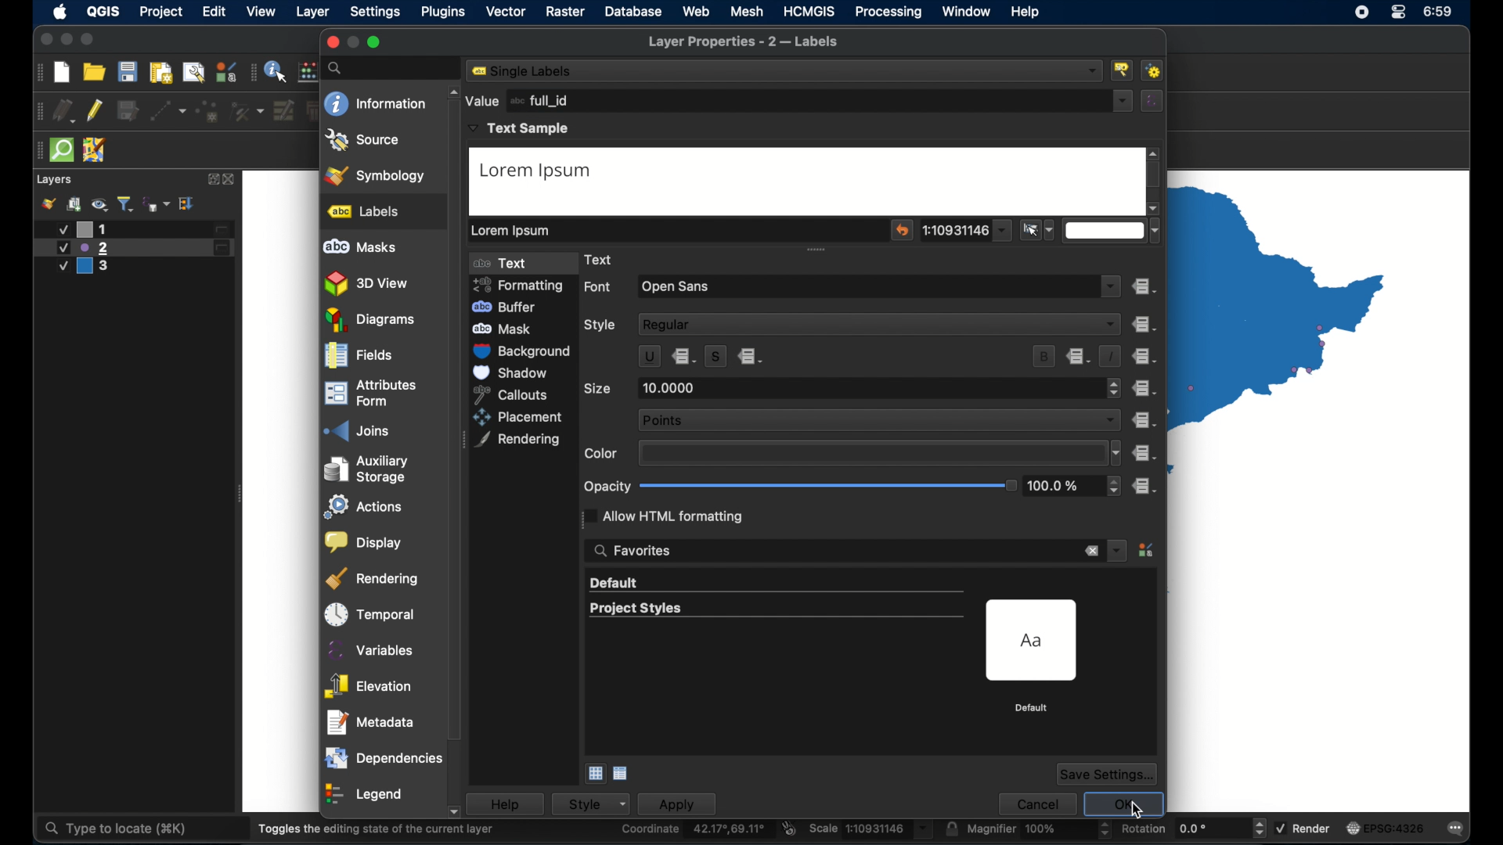  Describe the element at coordinates (540, 171) in the screenshot. I see `lorem ipsum` at that location.